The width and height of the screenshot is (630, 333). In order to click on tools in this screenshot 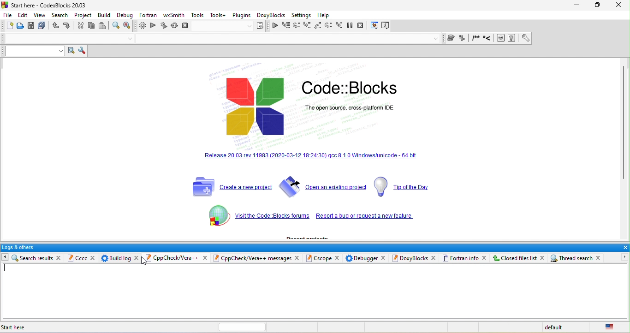, I will do `click(197, 16)`.